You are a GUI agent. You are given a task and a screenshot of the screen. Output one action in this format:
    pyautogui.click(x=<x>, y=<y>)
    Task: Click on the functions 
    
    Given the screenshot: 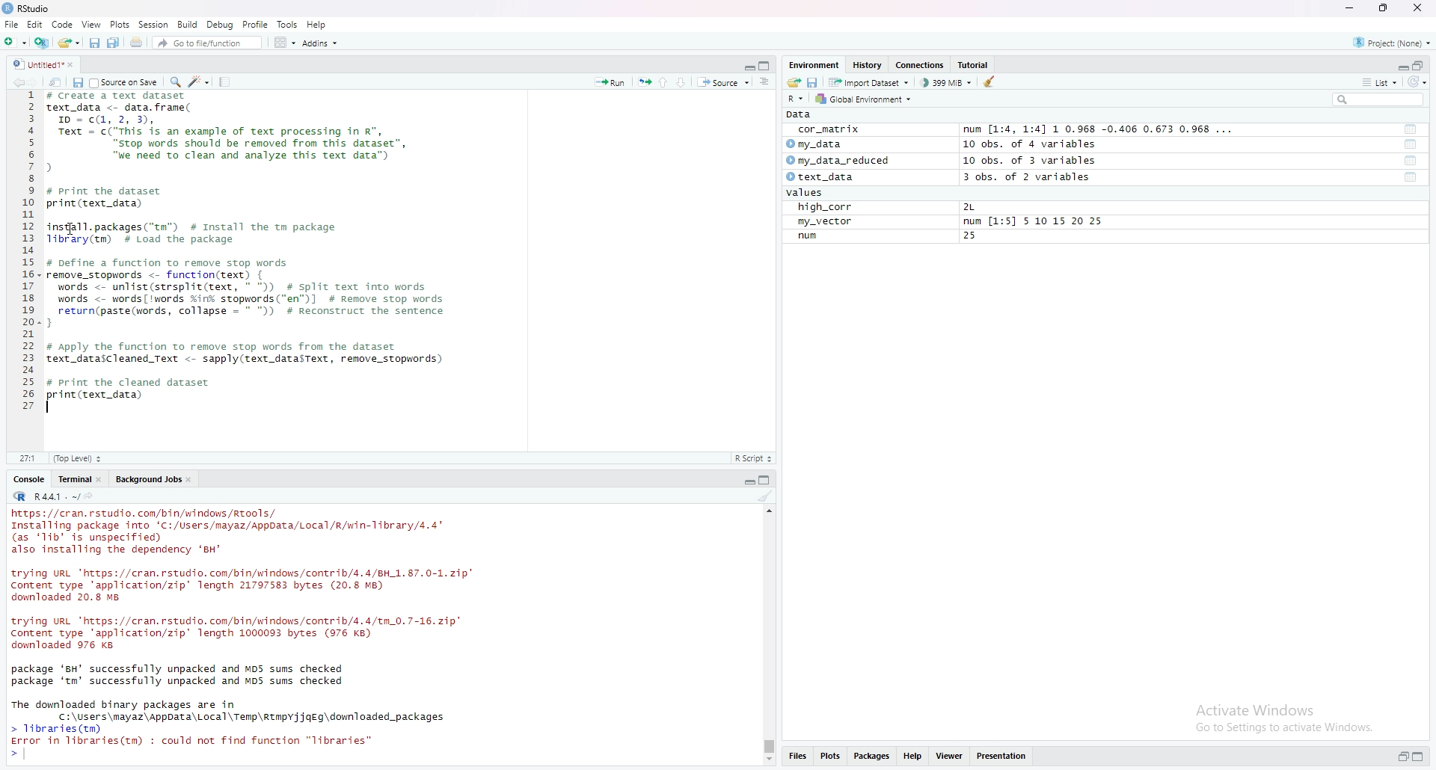 What is the action you would take?
    pyautogui.click(x=1410, y=161)
    